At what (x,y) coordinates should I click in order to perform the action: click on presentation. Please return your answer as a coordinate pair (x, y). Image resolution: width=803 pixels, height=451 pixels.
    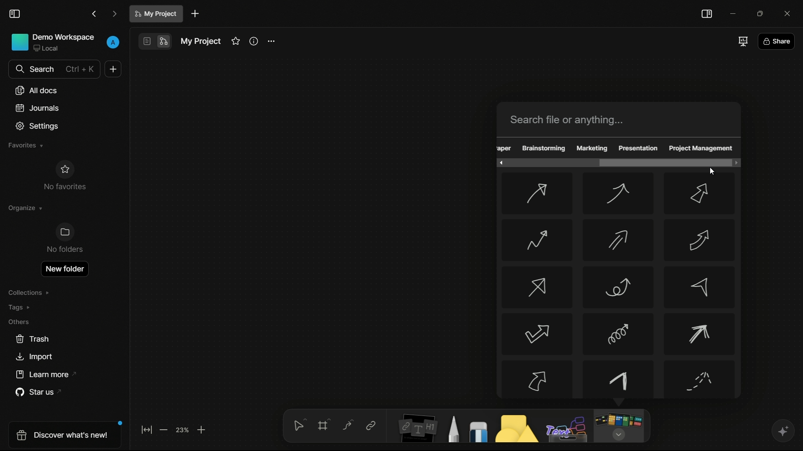
    Looking at the image, I should click on (637, 148).